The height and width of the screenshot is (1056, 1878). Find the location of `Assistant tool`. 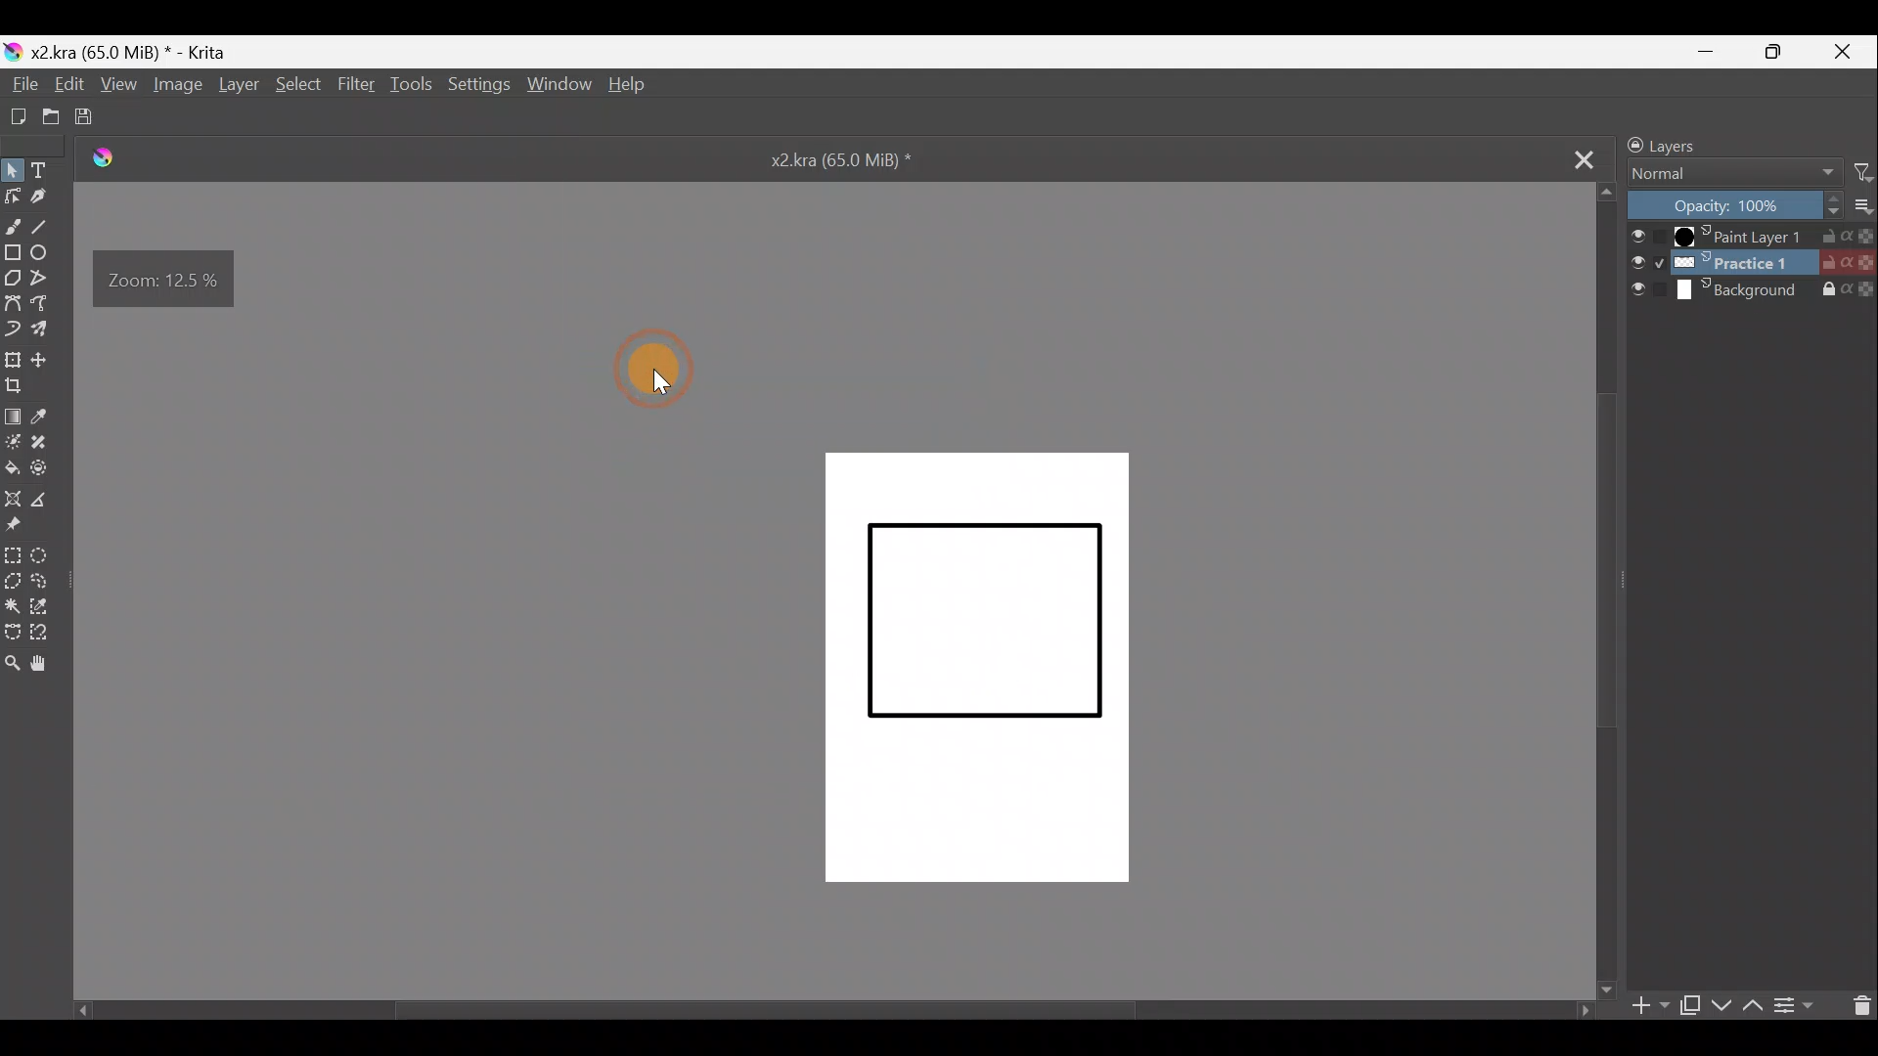

Assistant tool is located at coordinates (14, 497).